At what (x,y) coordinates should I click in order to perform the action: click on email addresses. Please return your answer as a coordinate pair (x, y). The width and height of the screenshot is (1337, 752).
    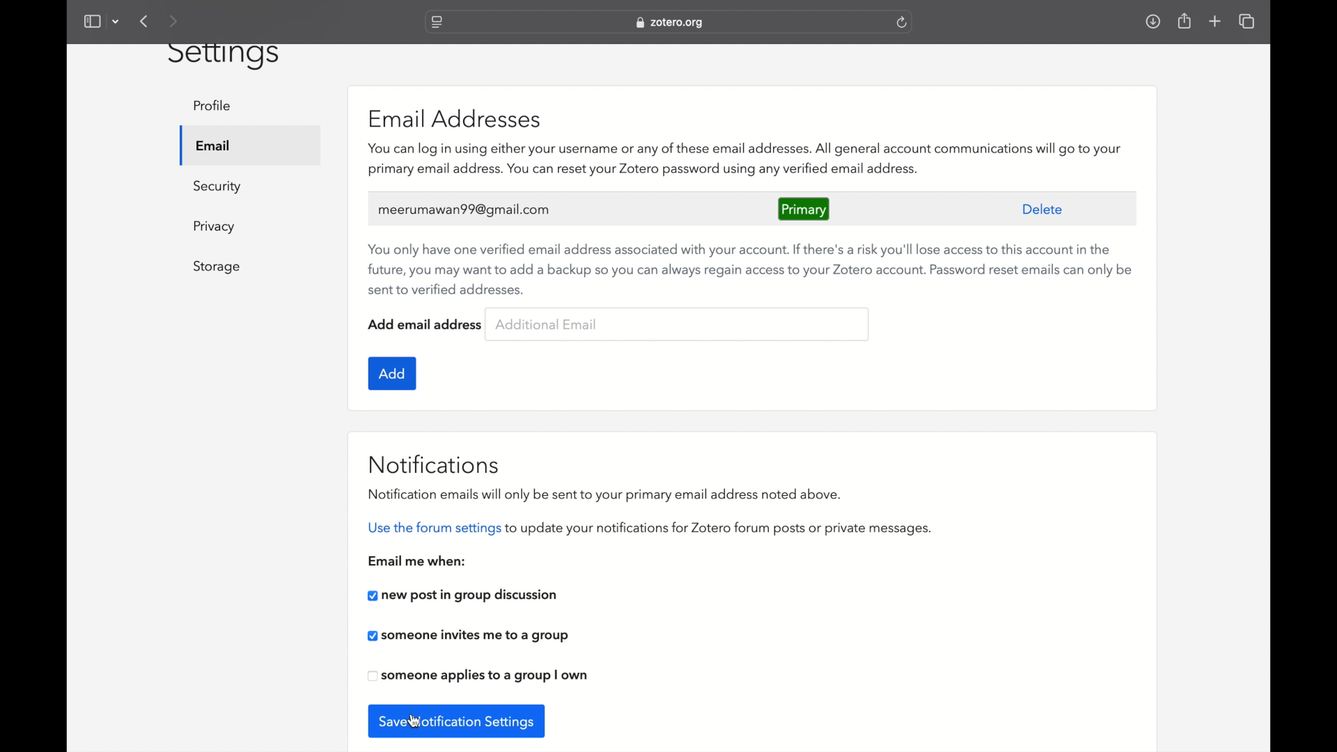
    Looking at the image, I should click on (454, 118).